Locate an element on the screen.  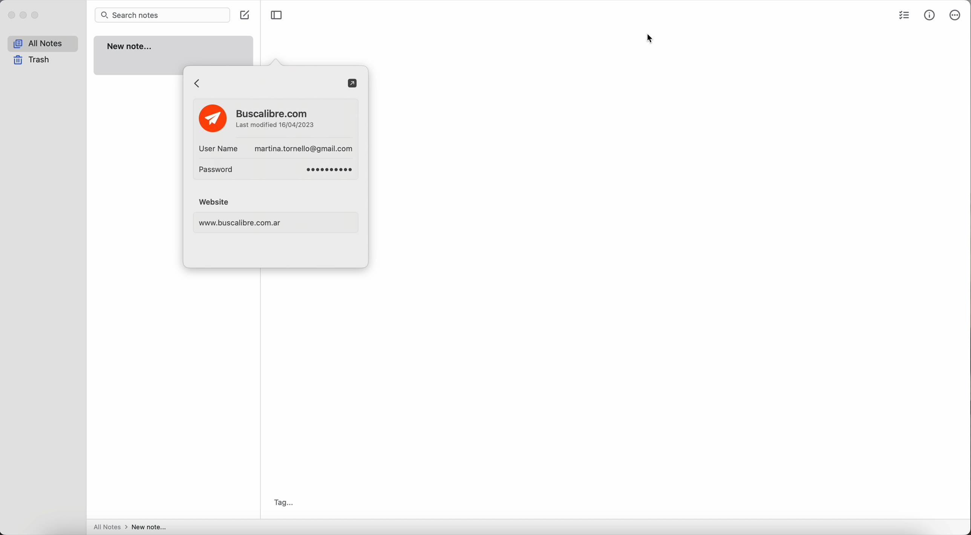
buscalibre logo is located at coordinates (211, 117).